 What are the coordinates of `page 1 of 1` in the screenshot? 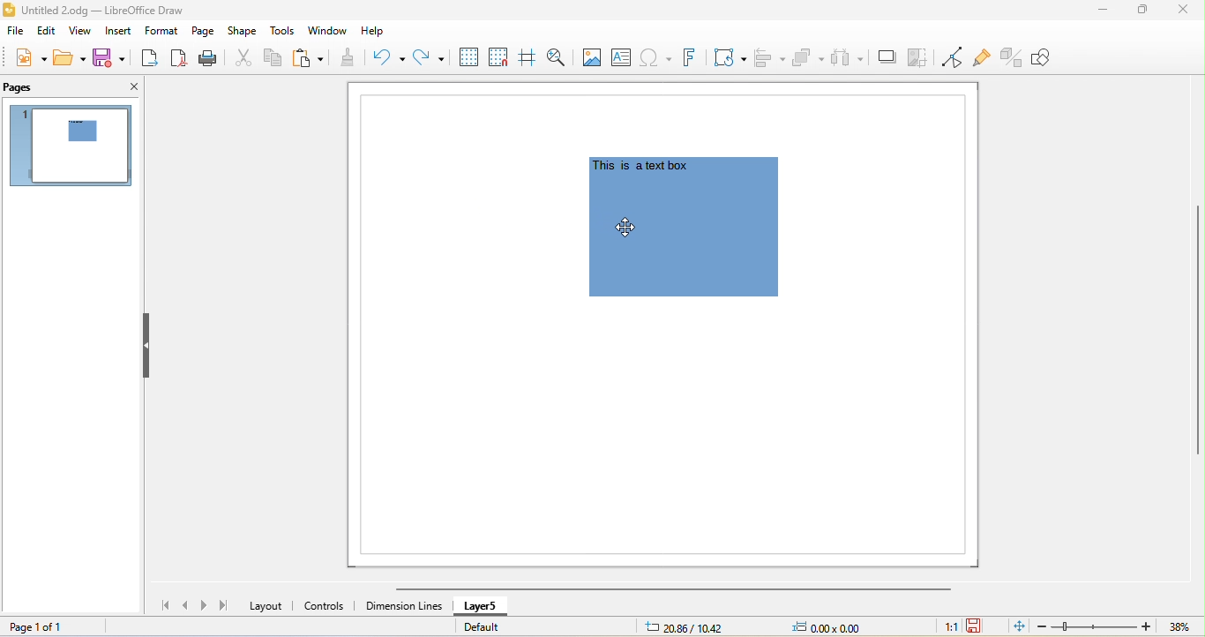 It's located at (35, 626).